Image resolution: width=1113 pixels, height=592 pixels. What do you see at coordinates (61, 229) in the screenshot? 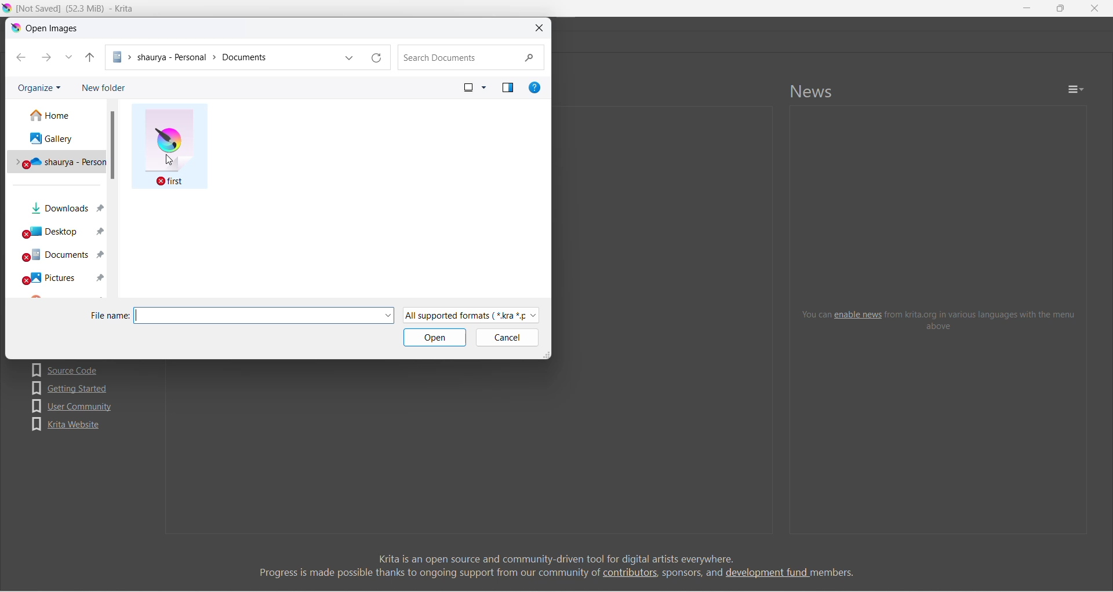
I see `desktop` at bounding box center [61, 229].